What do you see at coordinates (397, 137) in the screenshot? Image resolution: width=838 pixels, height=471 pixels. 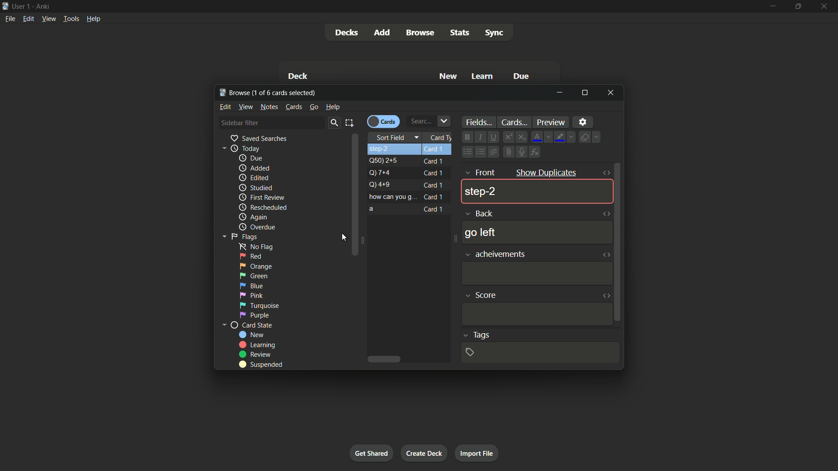 I see `Sort fields` at bounding box center [397, 137].